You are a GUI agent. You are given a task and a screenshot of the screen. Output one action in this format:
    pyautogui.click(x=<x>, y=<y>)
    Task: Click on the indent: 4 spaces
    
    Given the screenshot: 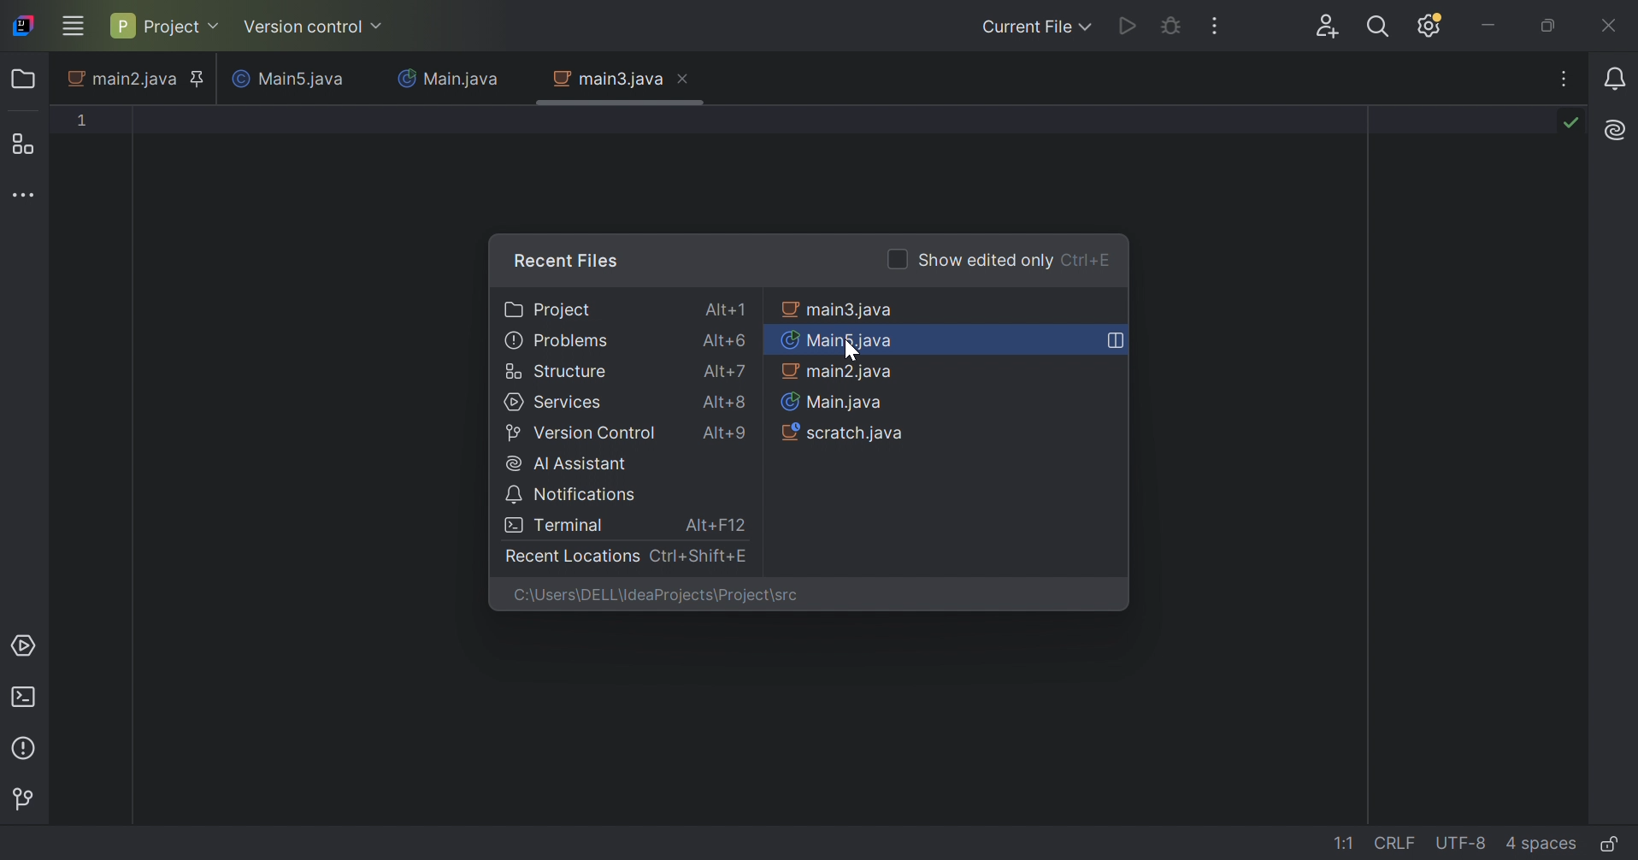 What is the action you would take?
    pyautogui.click(x=1542, y=844)
    